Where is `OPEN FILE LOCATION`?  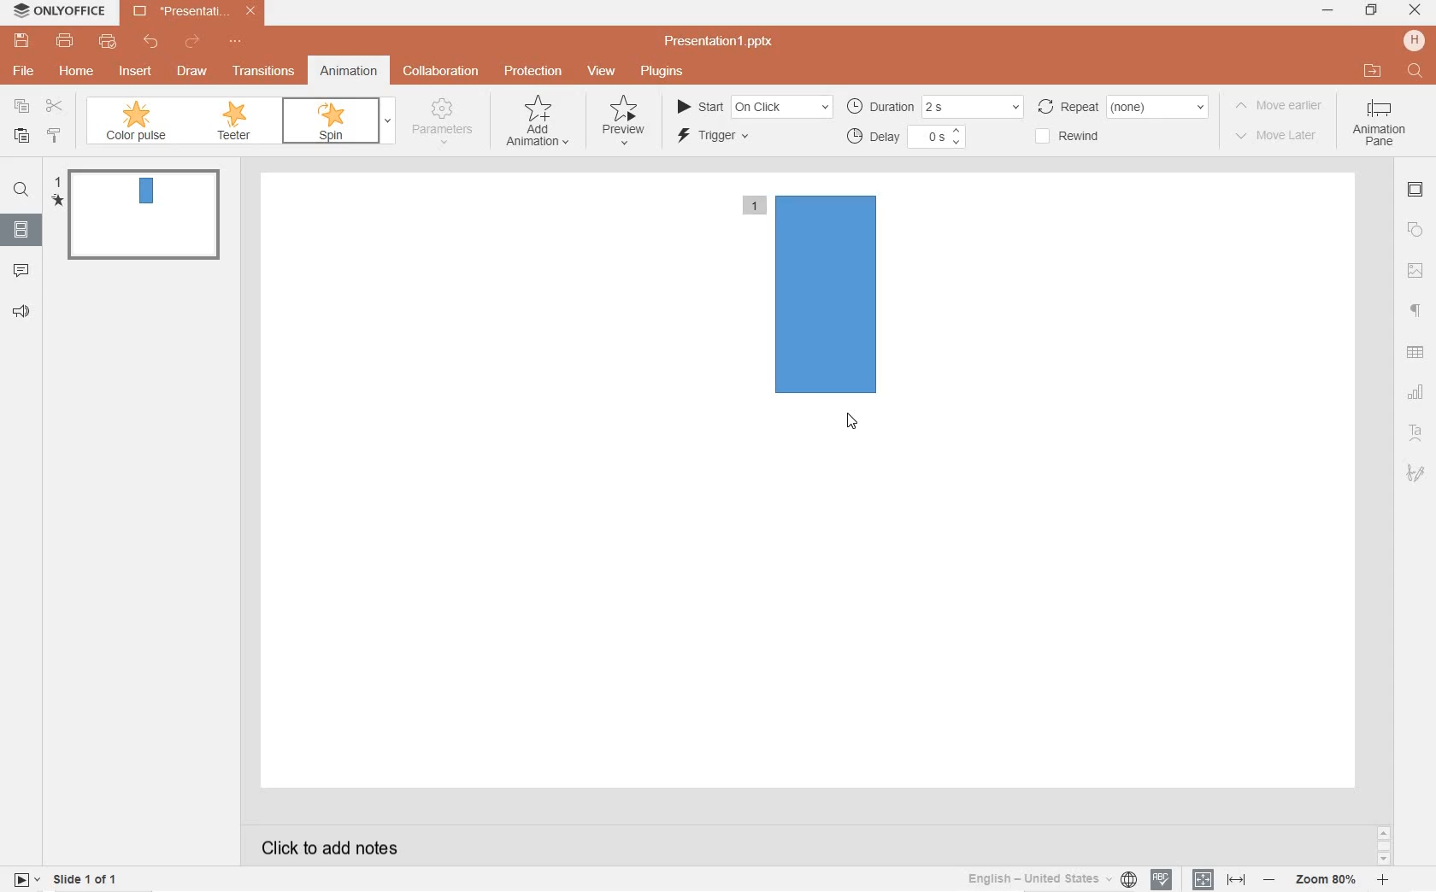
OPEN FILE LOCATION is located at coordinates (1374, 71).